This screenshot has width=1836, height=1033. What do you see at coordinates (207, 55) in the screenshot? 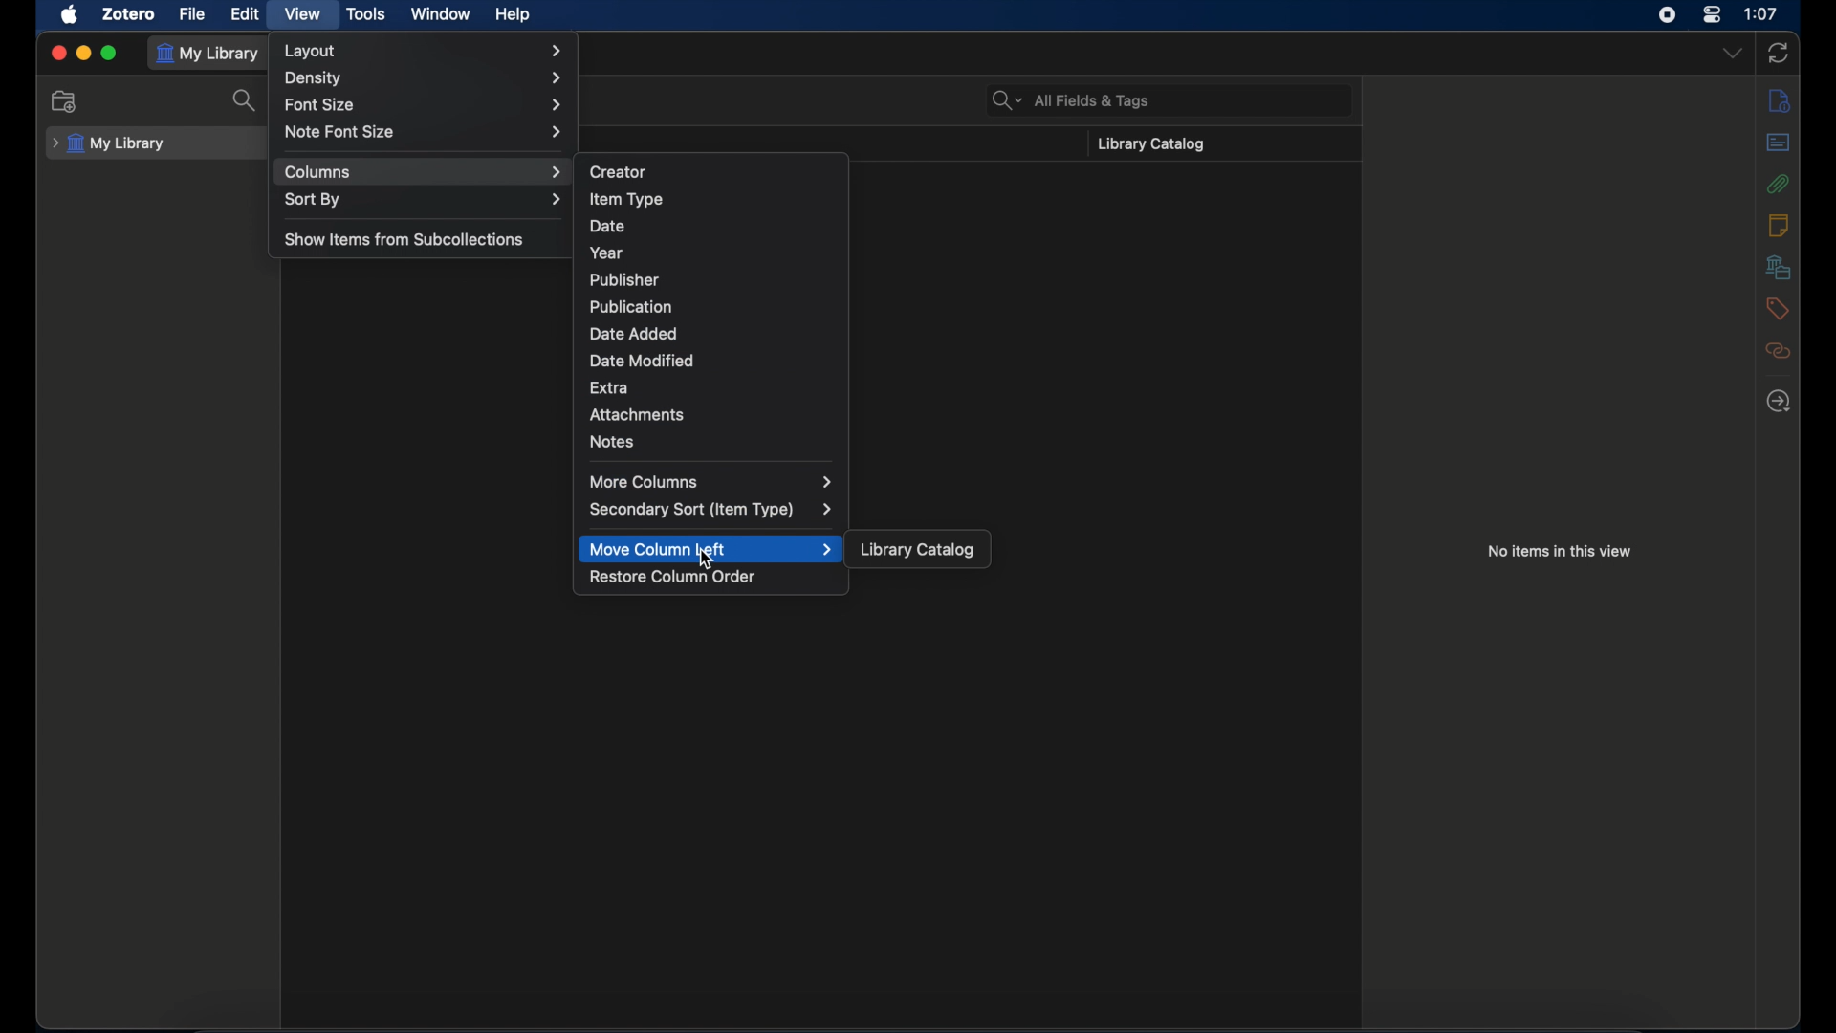
I see `my library` at bounding box center [207, 55].